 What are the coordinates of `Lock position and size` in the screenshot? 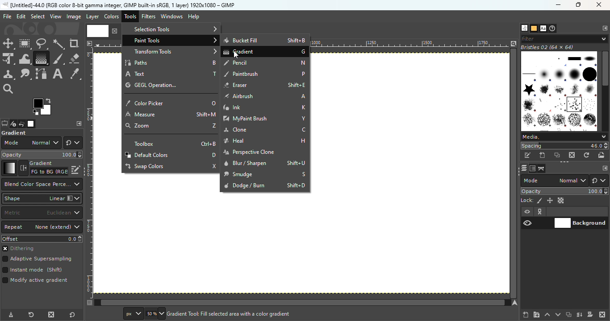 It's located at (549, 200).